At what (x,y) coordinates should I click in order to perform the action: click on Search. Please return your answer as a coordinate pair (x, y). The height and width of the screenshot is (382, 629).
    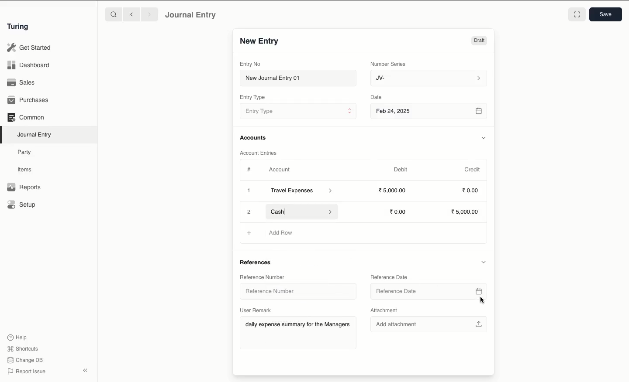
    Looking at the image, I should click on (113, 14).